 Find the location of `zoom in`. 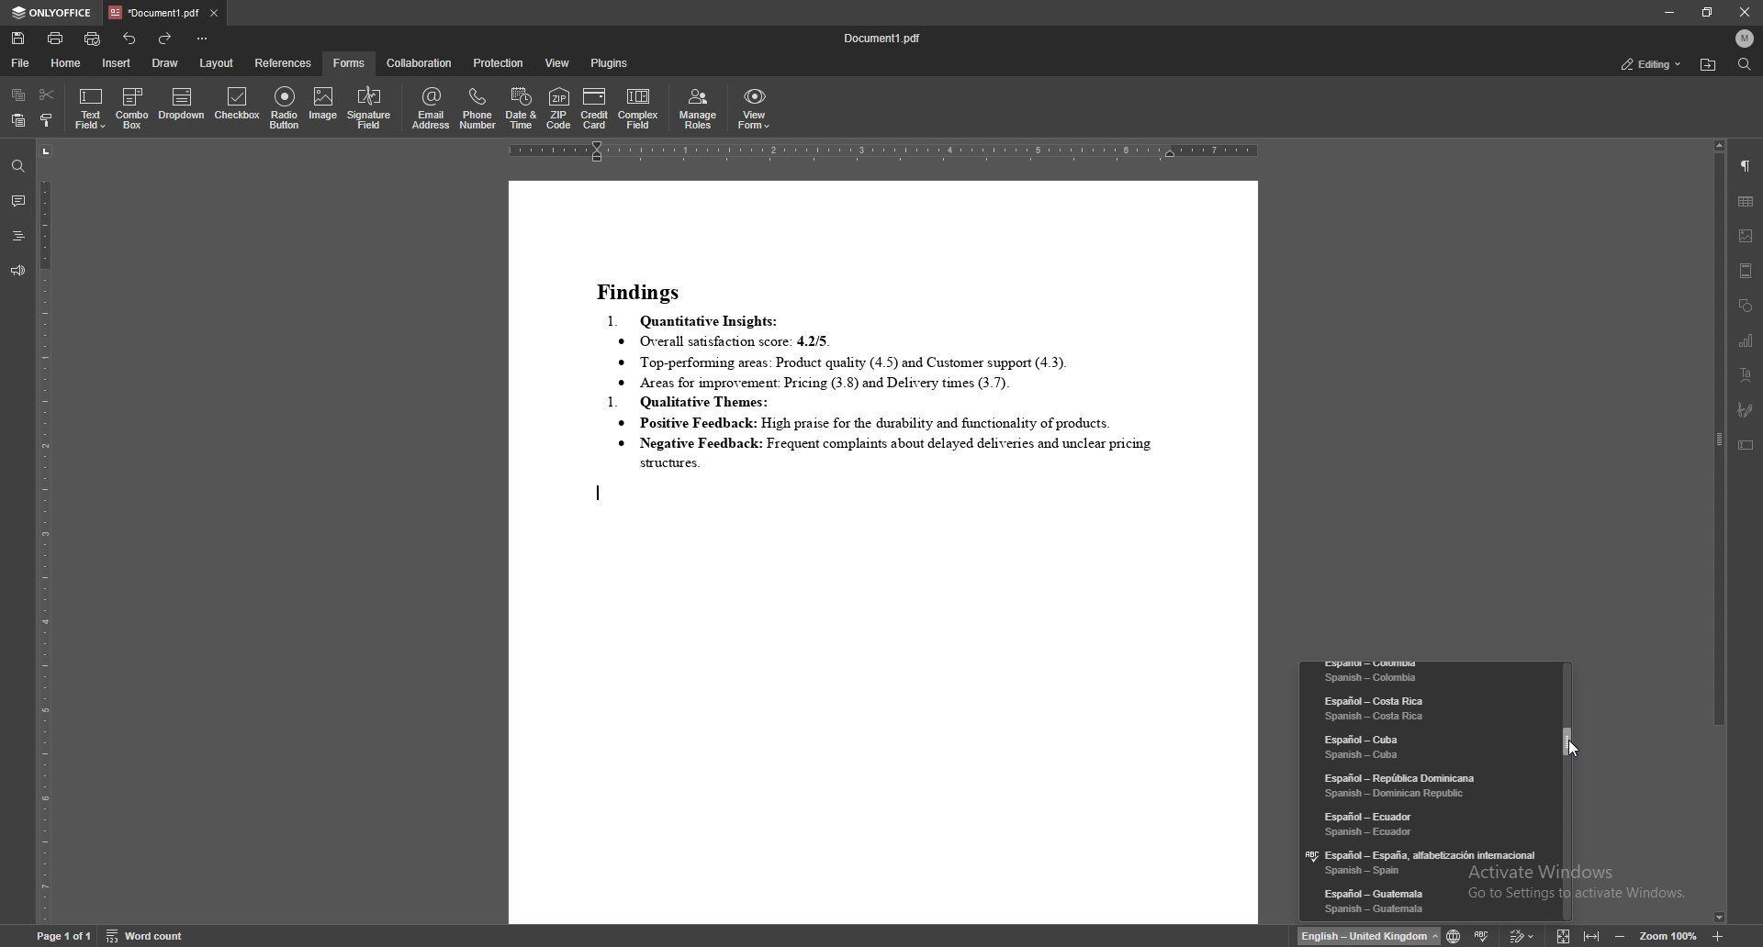

zoom in is located at coordinates (1718, 936).